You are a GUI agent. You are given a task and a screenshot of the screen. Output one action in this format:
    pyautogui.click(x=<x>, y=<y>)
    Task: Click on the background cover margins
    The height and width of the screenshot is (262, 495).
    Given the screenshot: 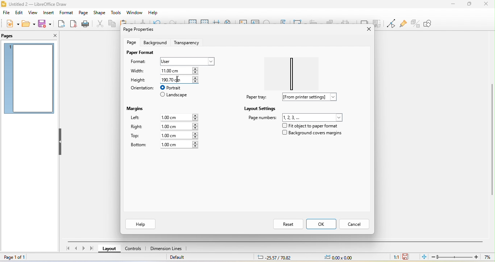 What is the action you would take?
    pyautogui.click(x=312, y=134)
    